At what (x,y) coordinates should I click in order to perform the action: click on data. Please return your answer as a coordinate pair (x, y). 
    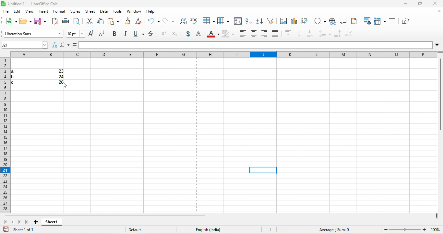
    Looking at the image, I should click on (103, 12).